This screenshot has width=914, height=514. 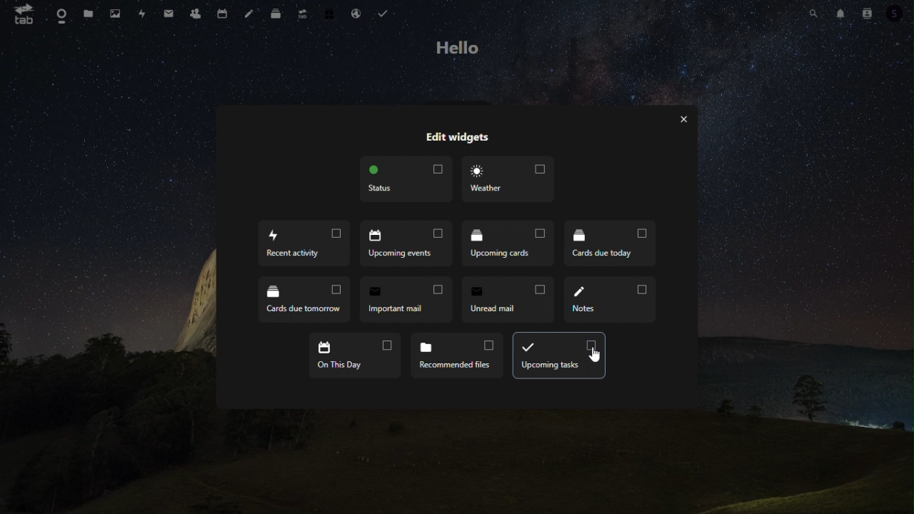 I want to click on close, so click(x=683, y=117).